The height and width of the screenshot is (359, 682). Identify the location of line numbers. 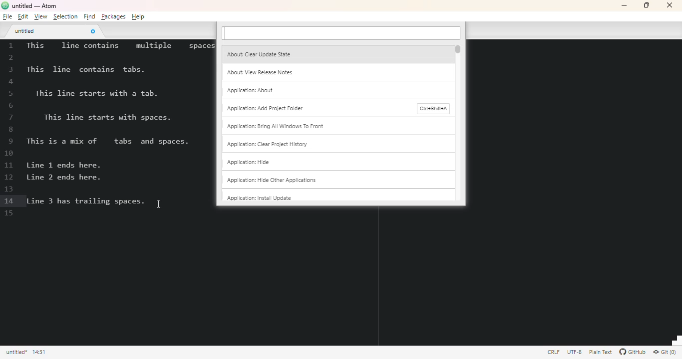
(10, 130).